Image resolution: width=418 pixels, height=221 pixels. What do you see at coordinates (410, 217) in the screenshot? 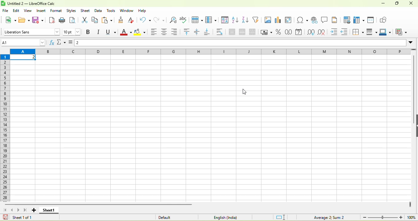
I see `100%` at bounding box center [410, 217].